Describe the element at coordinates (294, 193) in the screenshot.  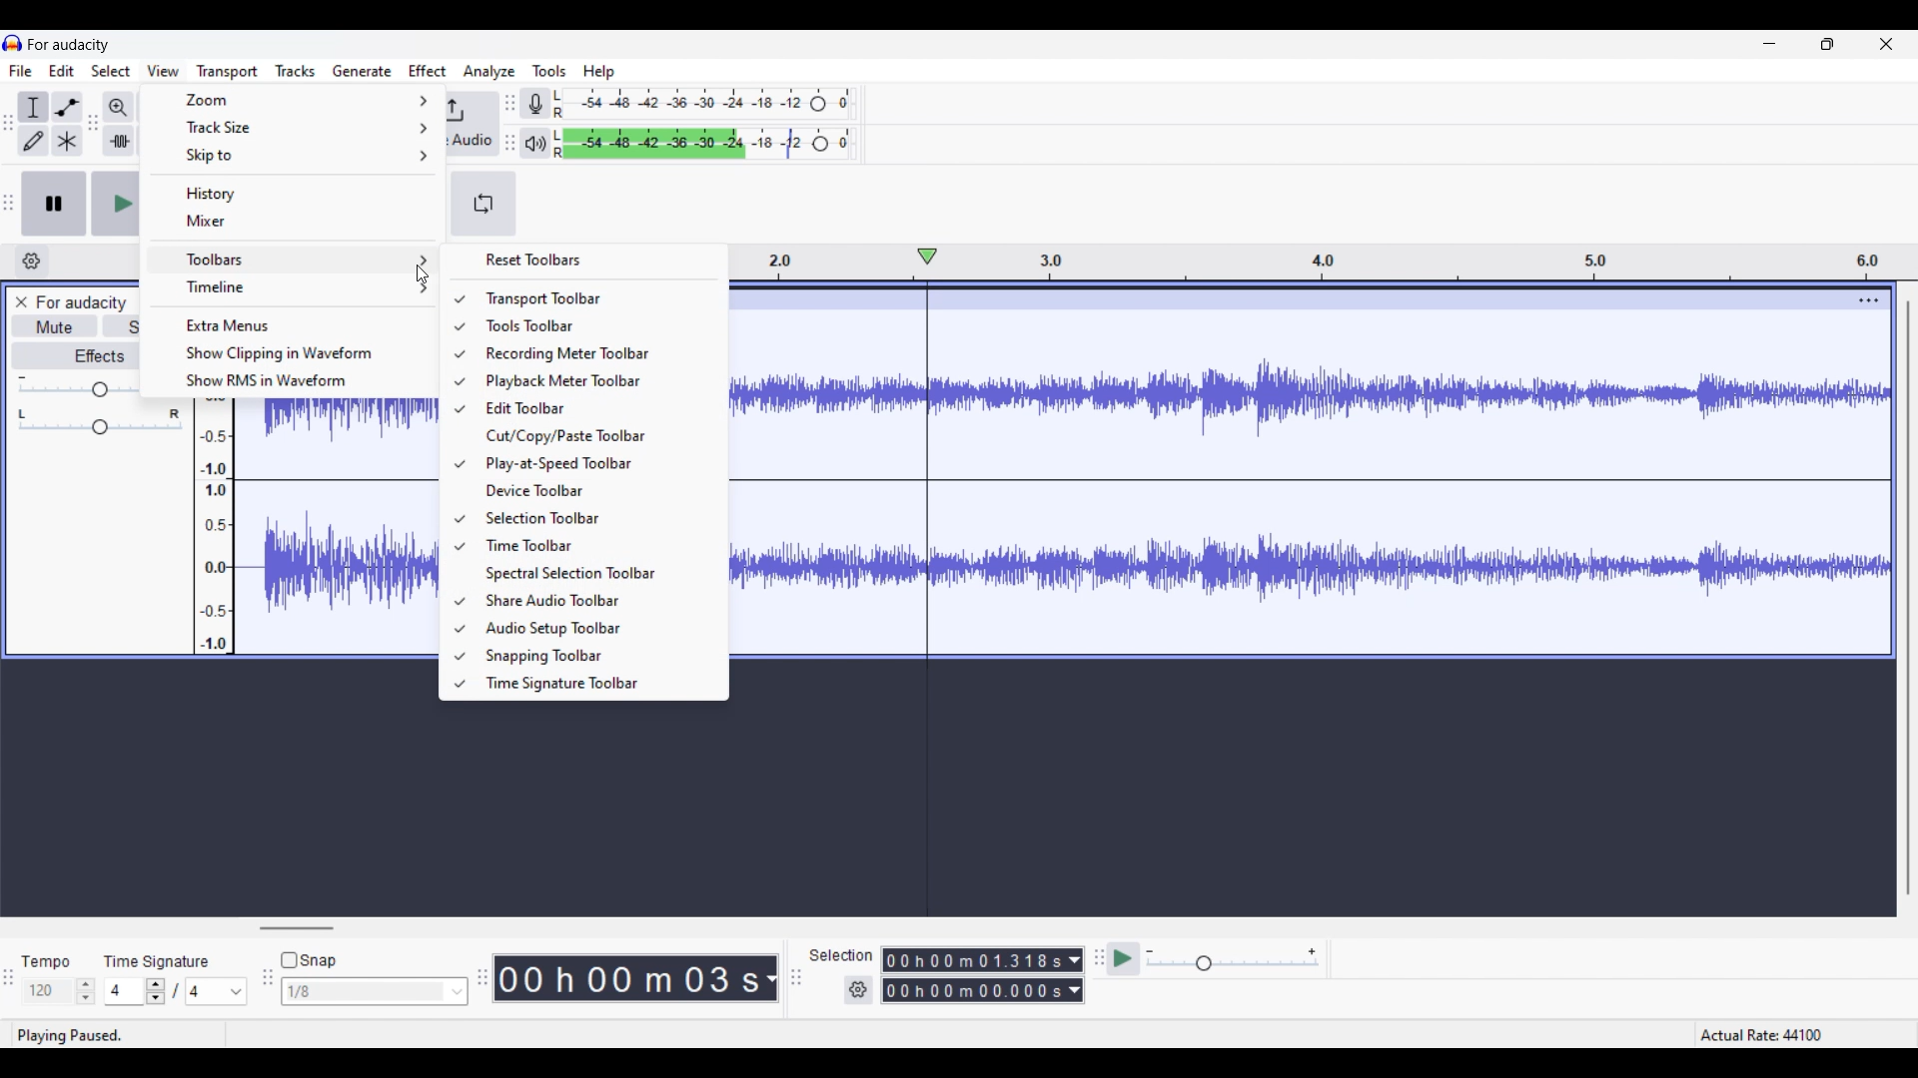
I see `History` at that location.